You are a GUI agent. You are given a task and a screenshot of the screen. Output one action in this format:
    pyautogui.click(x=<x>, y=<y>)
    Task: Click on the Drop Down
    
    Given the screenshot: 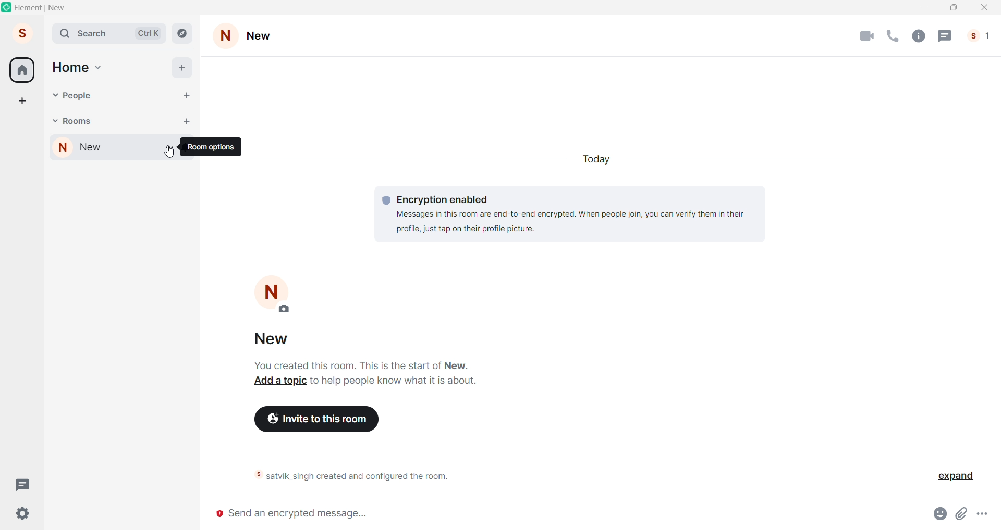 What is the action you would take?
    pyautogui.click(x=170, y=150)
    